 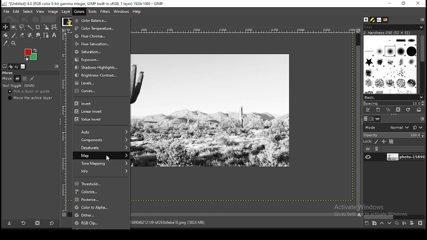 What do you see at coordinates (98, 104) in the screenshot?
I see `invert` at bounding box center [98, 104].